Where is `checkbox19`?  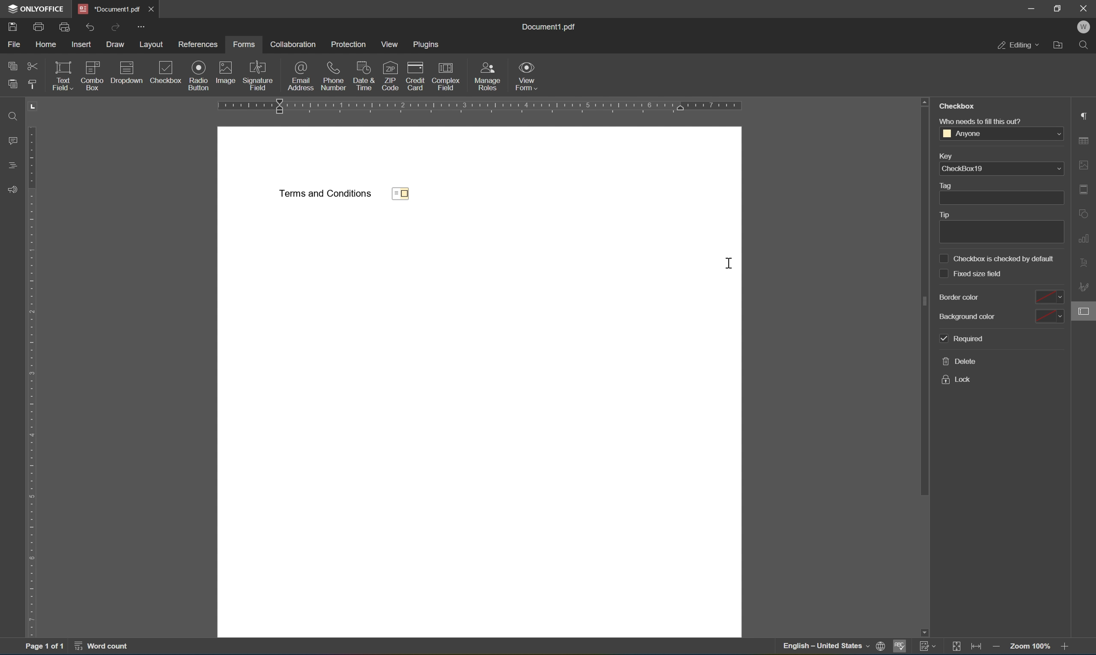 checkbox19 is located at coordinates (963, 169).